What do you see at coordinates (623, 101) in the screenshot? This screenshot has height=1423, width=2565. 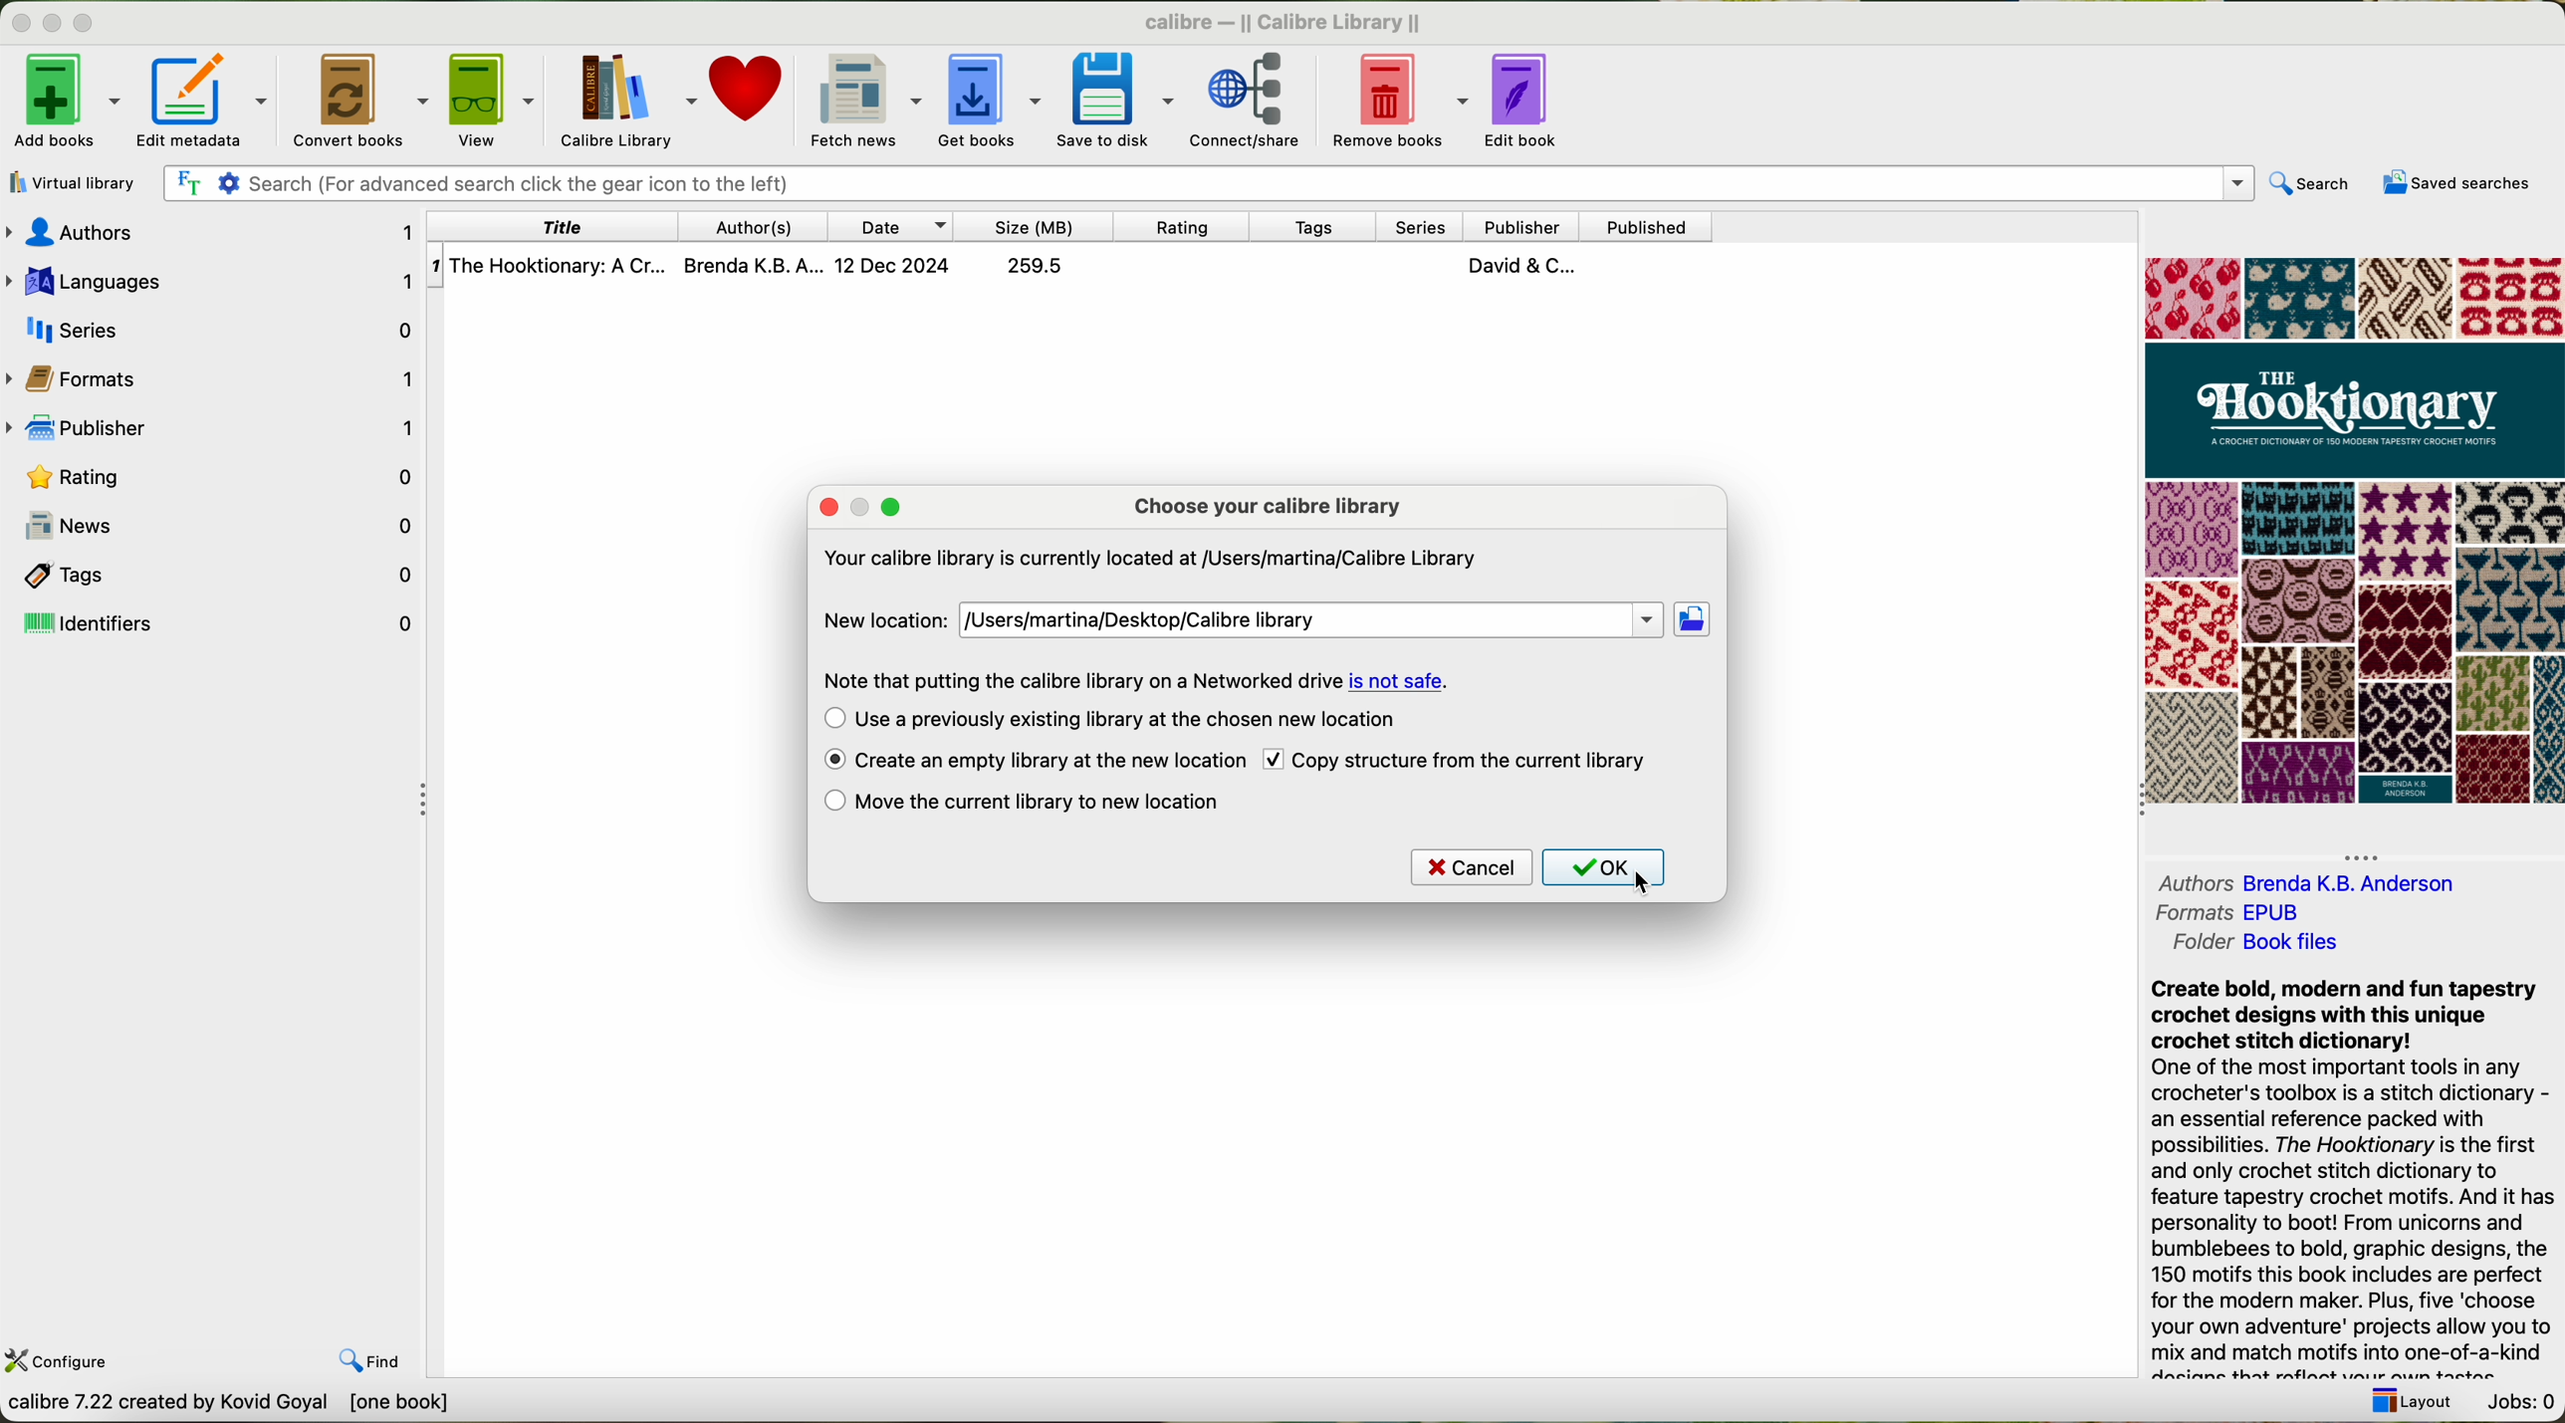 I see `Calibre library` at bounding box center [623, 101].